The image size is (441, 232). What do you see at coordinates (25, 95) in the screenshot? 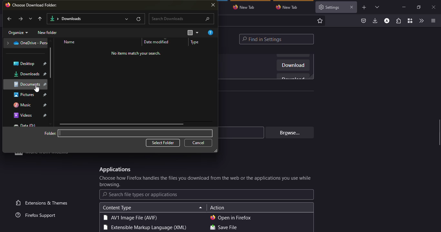
I see `location` at bounding box center [25, 95].